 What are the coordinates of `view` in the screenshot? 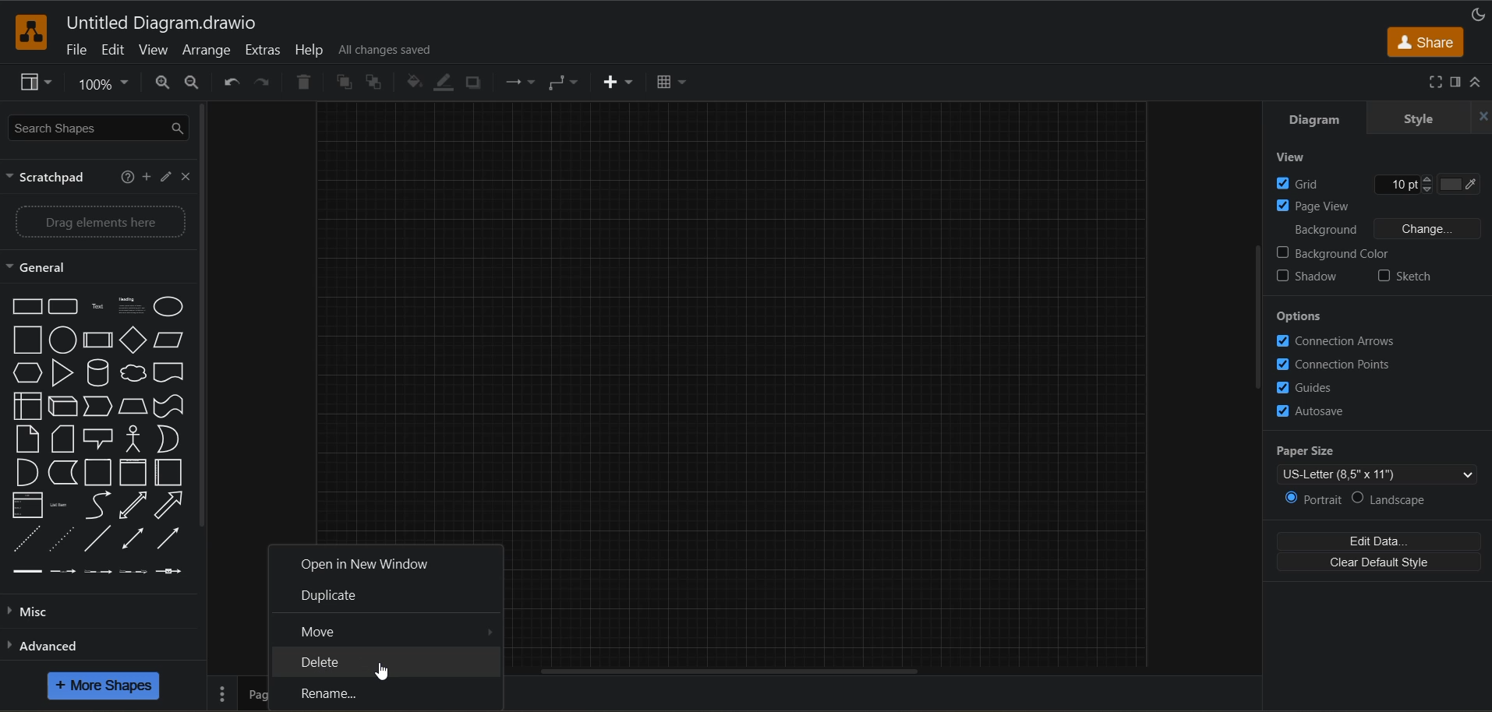 It's located at (1292, 159).